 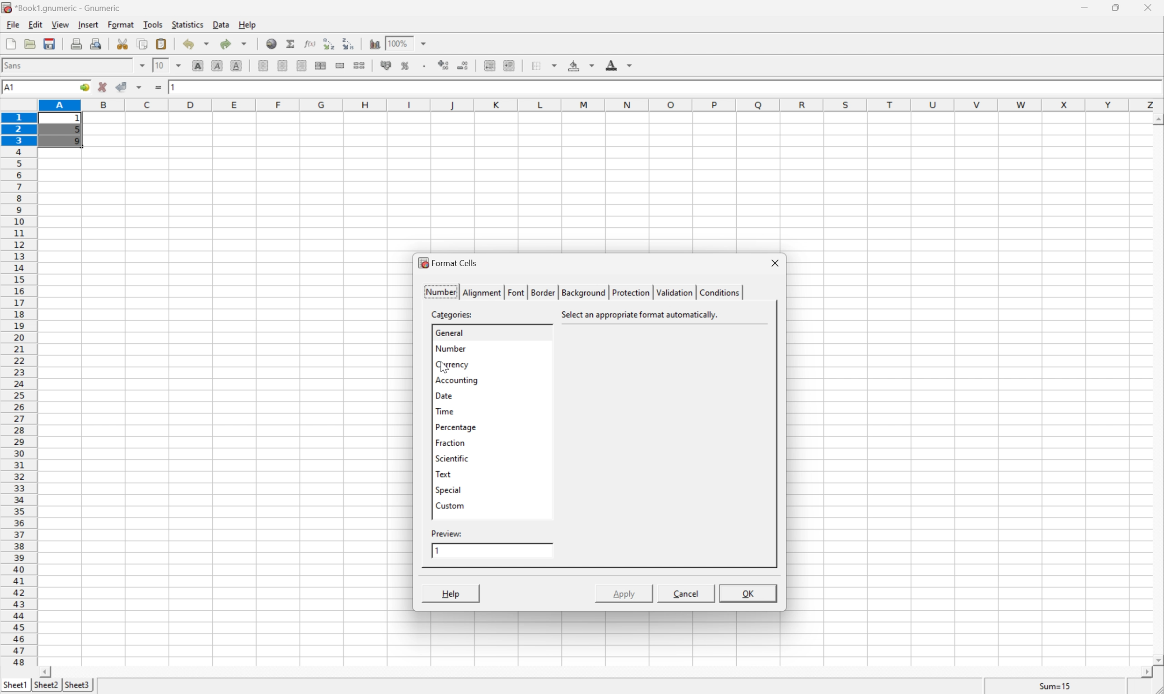 What do you see at coordinates (444, 411) in the screenshot?
I see `time` at bounding box center [444, 411].